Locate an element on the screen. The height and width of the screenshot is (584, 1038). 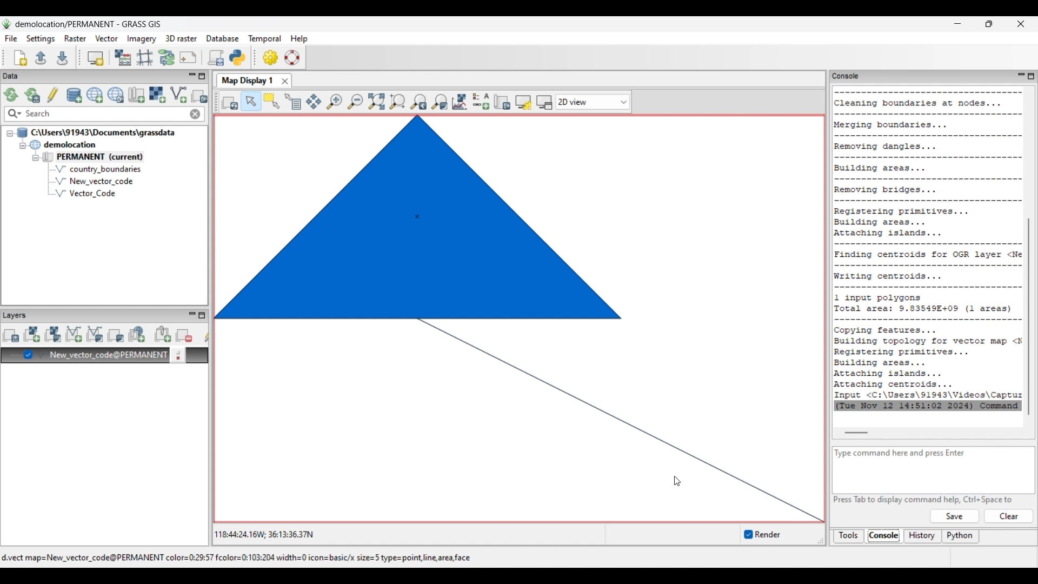
Click to choose view options is located at coordinates (593, 102).